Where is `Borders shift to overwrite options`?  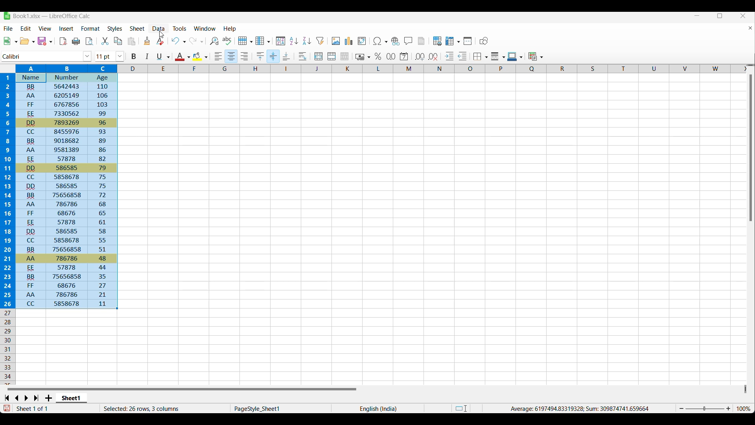 Borders shift to overwrite options is located at coordinates (481, 57).